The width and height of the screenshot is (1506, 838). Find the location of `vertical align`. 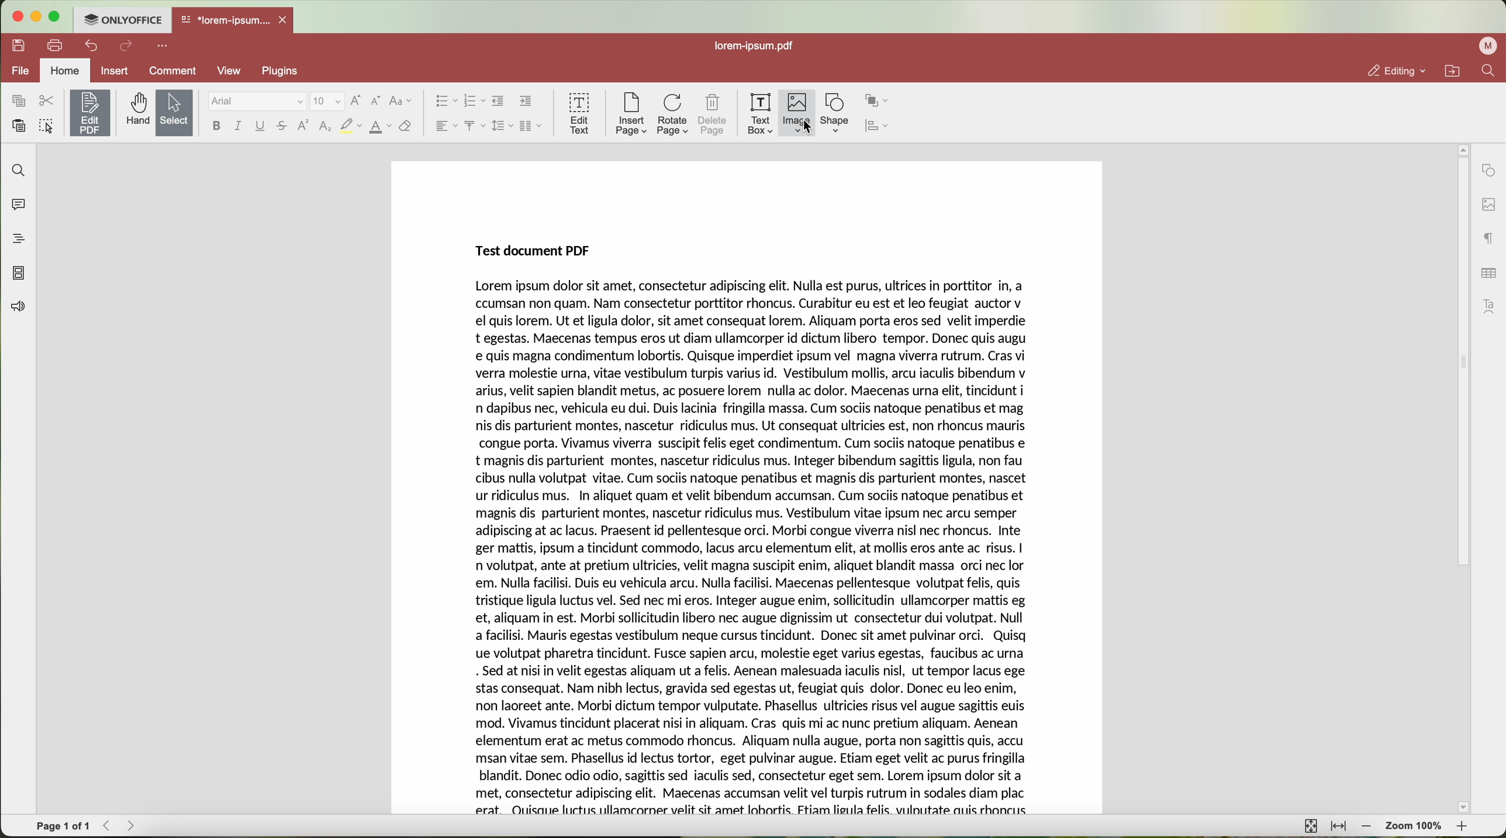

vertical align is located at coordinates (474, 126).